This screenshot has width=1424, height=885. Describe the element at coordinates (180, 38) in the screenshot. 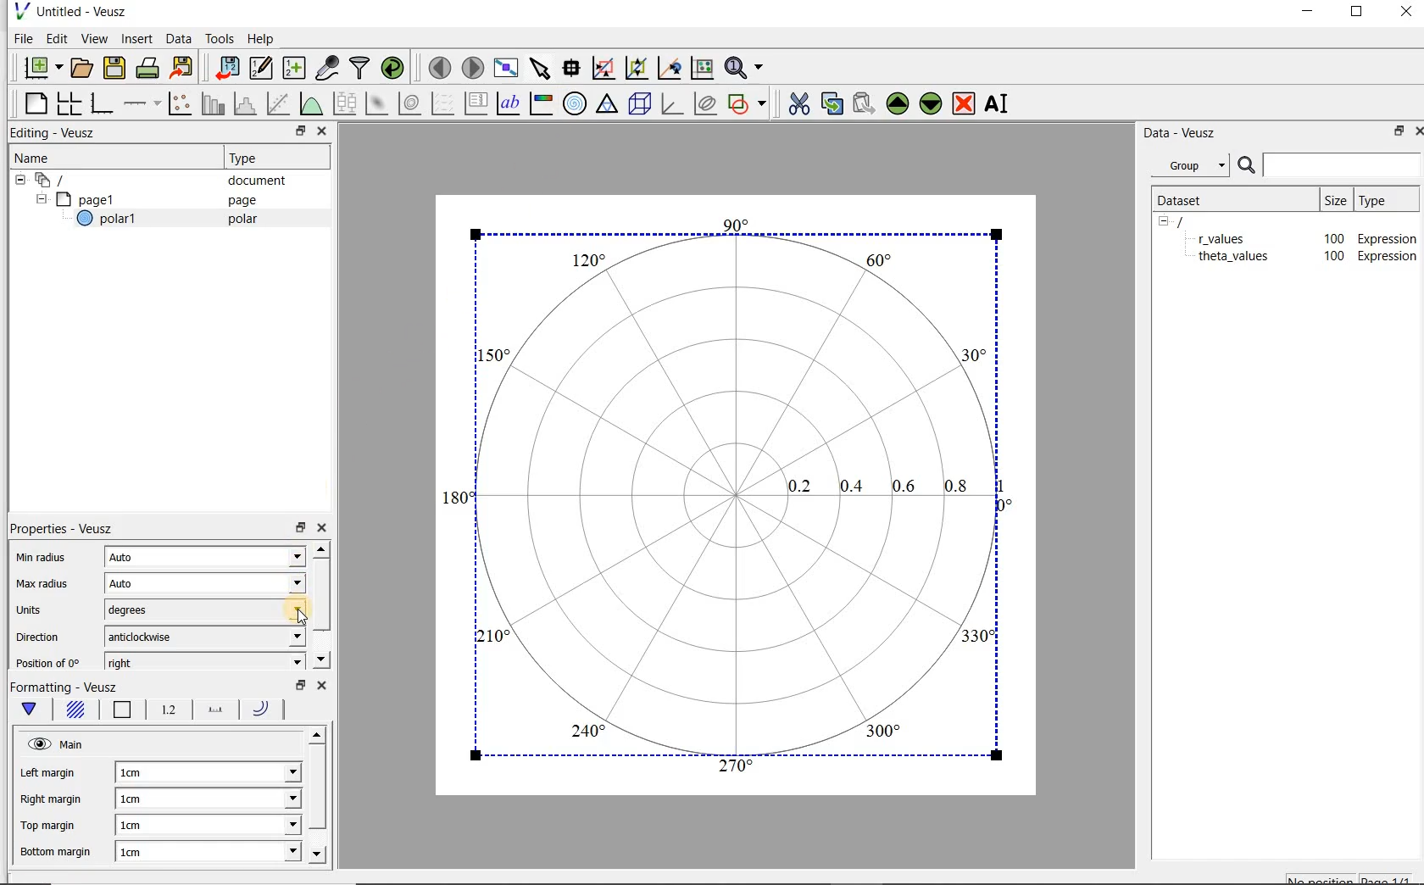

I see `Data` at that location.